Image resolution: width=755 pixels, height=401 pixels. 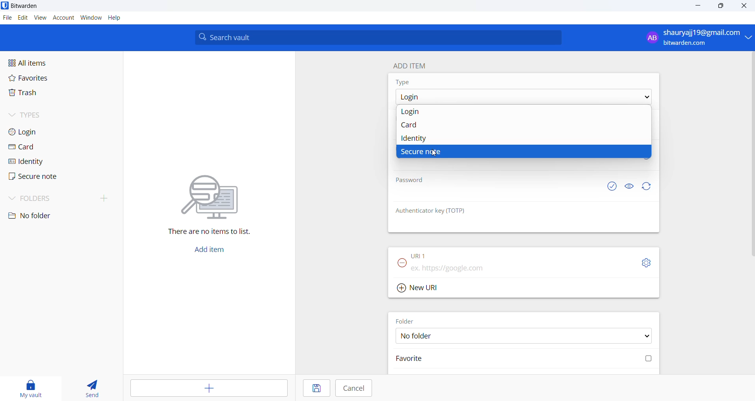 What do you see at coordinates (41, 18) in the screenshot?
I see `view` at bounding box center [41, 18].